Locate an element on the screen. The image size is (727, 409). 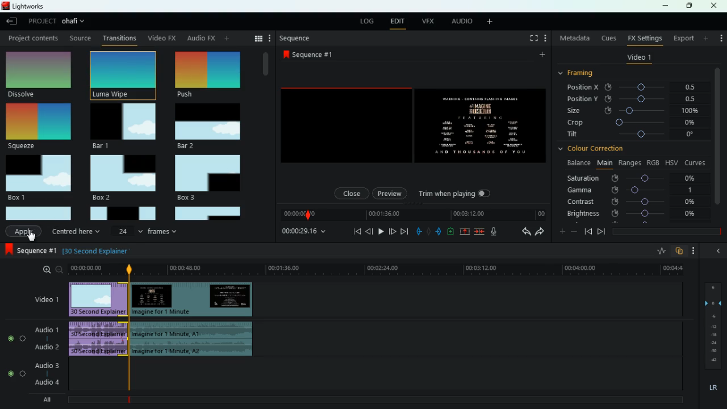
hsv is located at coordinates (671, 162).